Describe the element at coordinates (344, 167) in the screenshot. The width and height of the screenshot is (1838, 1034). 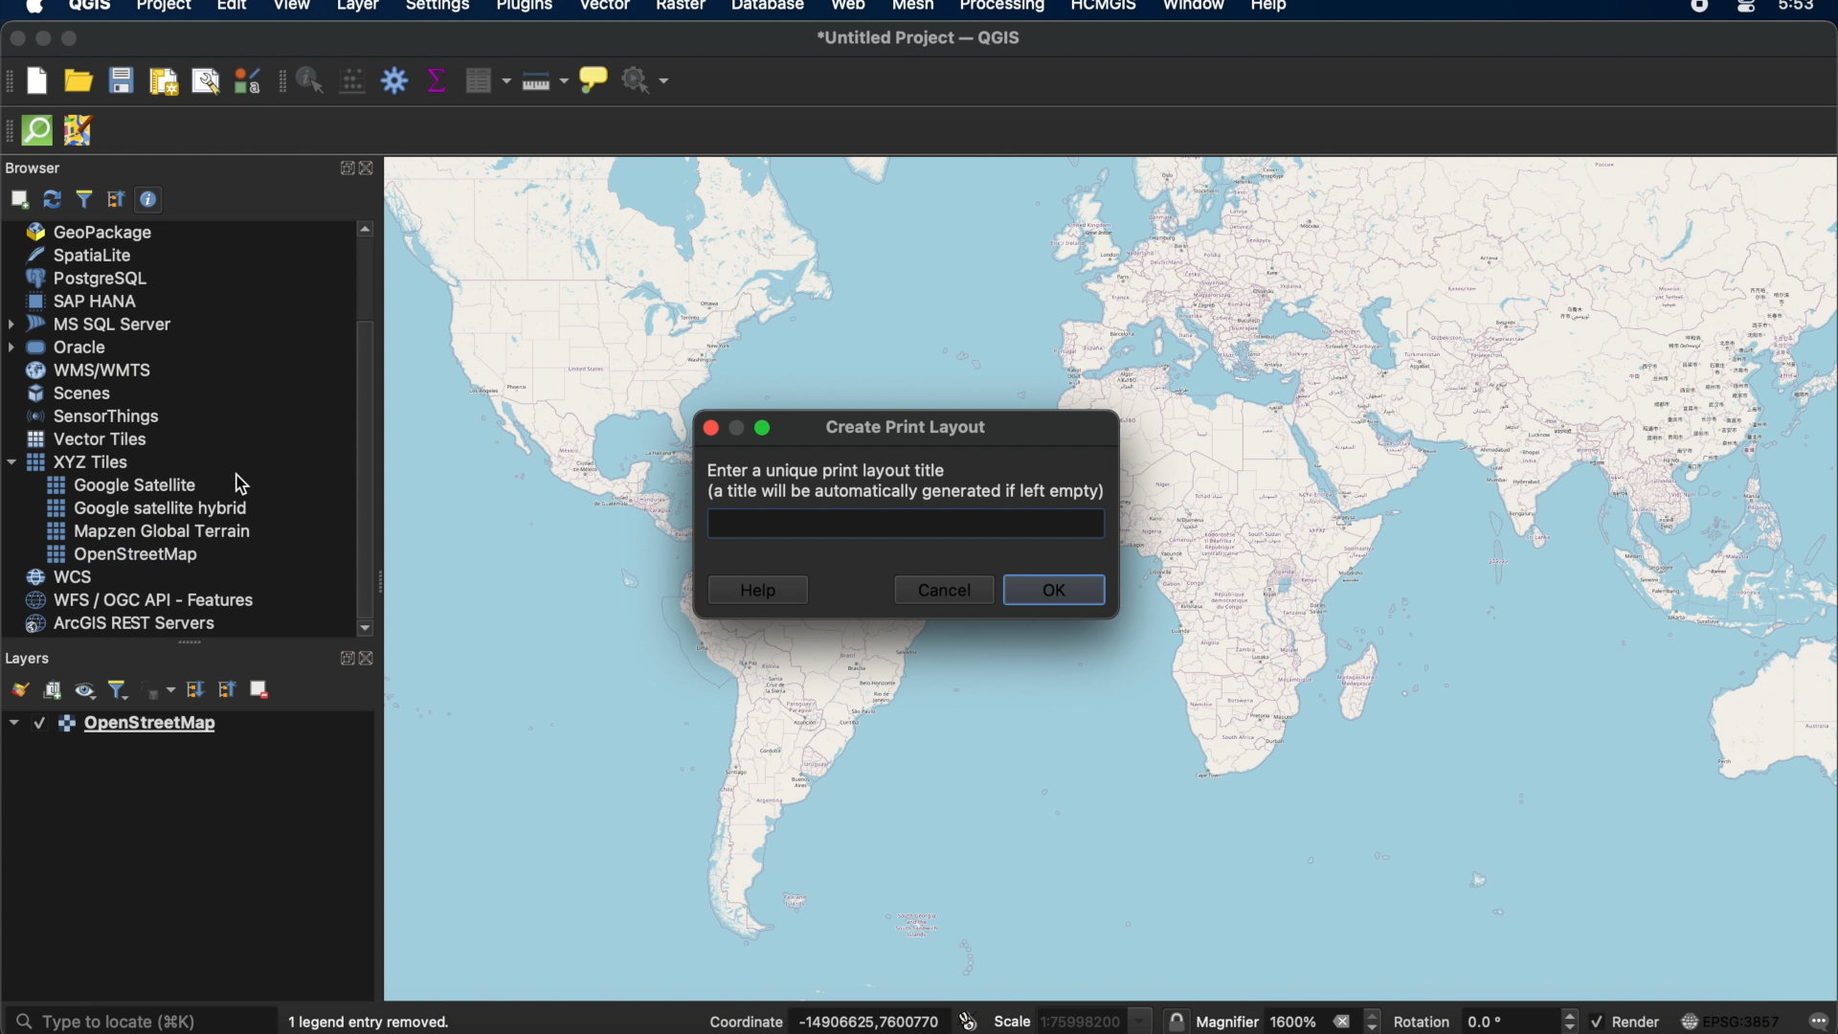
I see `expand` at that location.